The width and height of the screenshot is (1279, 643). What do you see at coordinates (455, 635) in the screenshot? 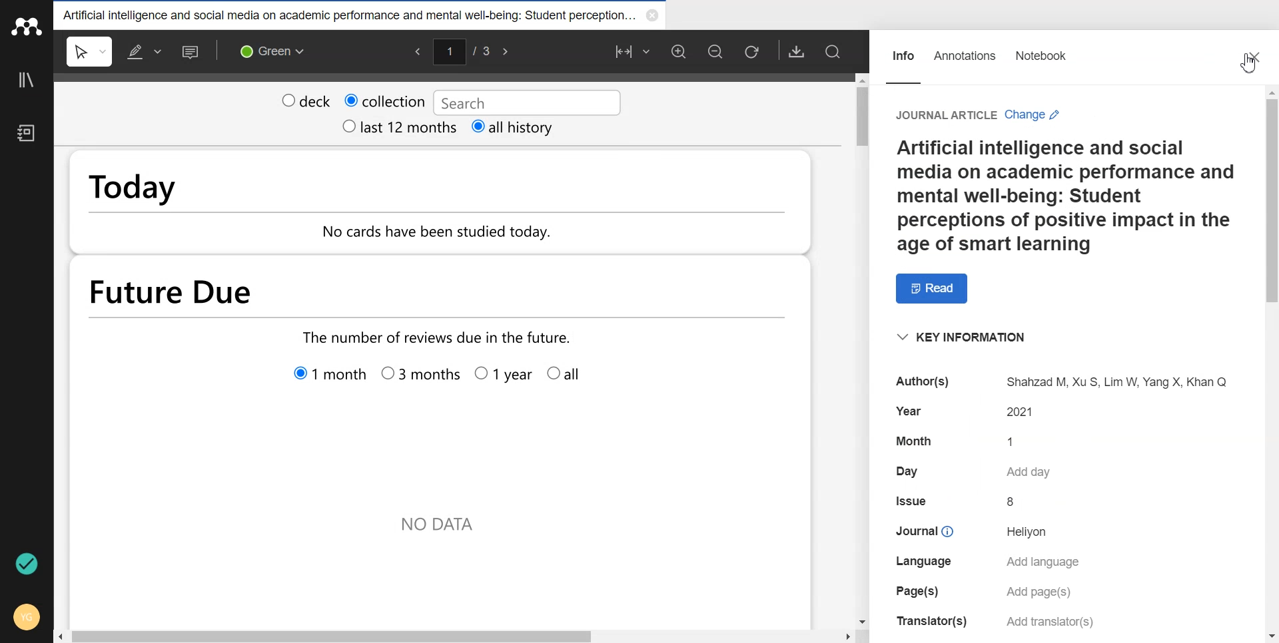
I see `Horizontal scroll bar` at bounding box center [455, 635].